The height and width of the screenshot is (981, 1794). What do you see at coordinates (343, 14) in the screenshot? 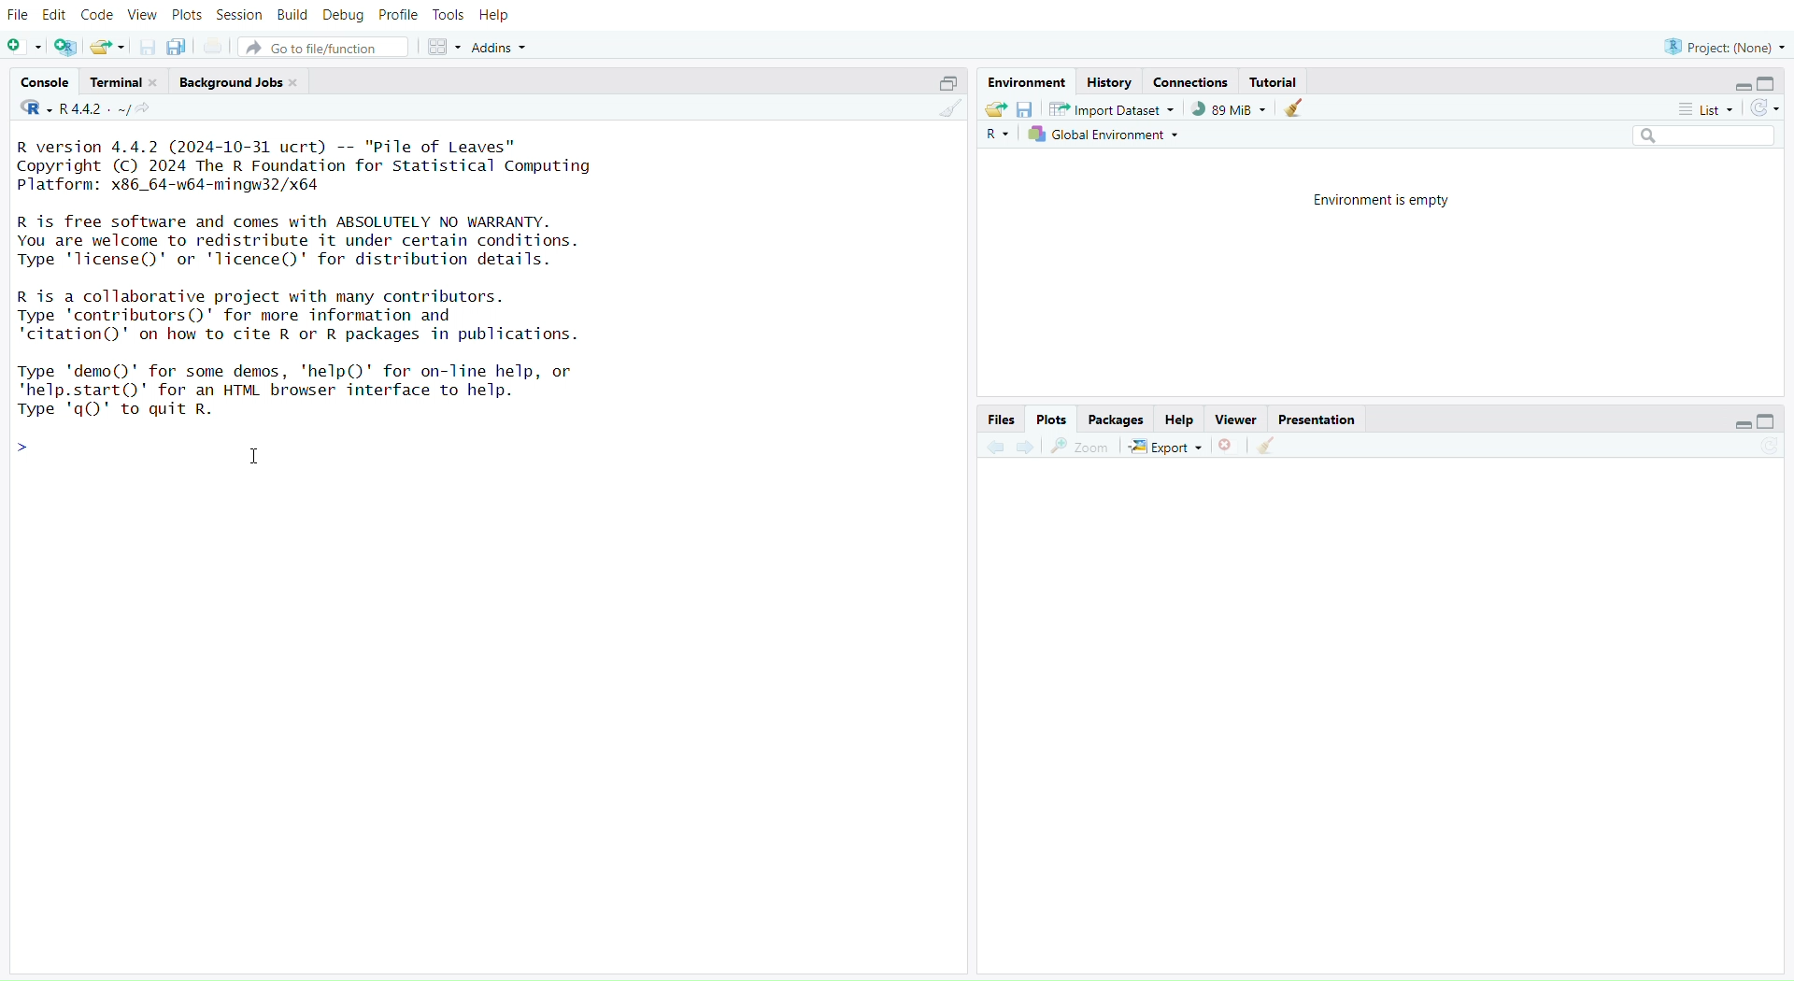
I see `Debug` at bounding box center [343, 14].